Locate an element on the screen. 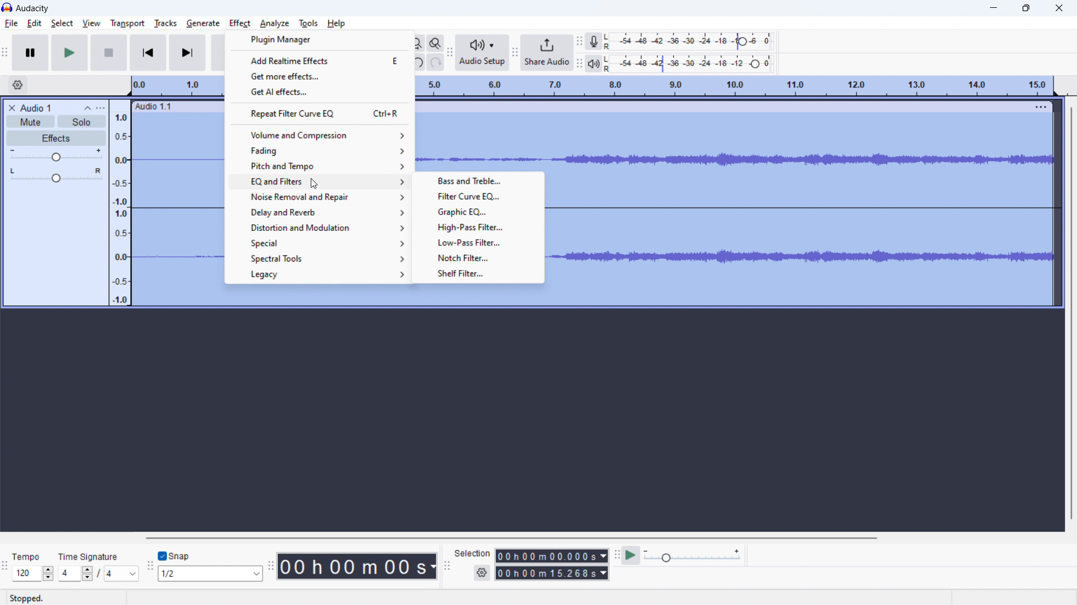 The height and width of the screenshot is (605, 1077). tools is located at coordinates (308, 24).